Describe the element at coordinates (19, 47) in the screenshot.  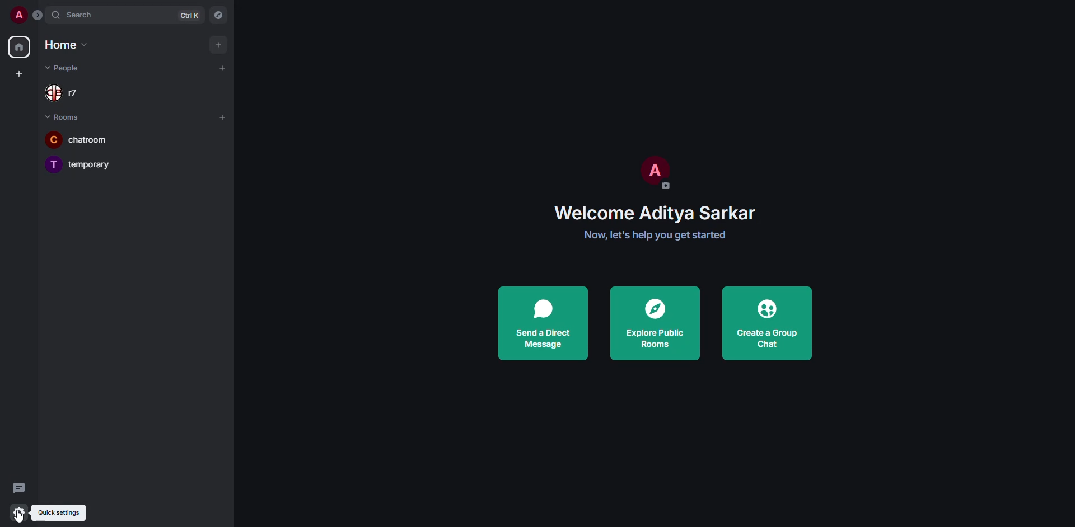
I see `home` at that location.